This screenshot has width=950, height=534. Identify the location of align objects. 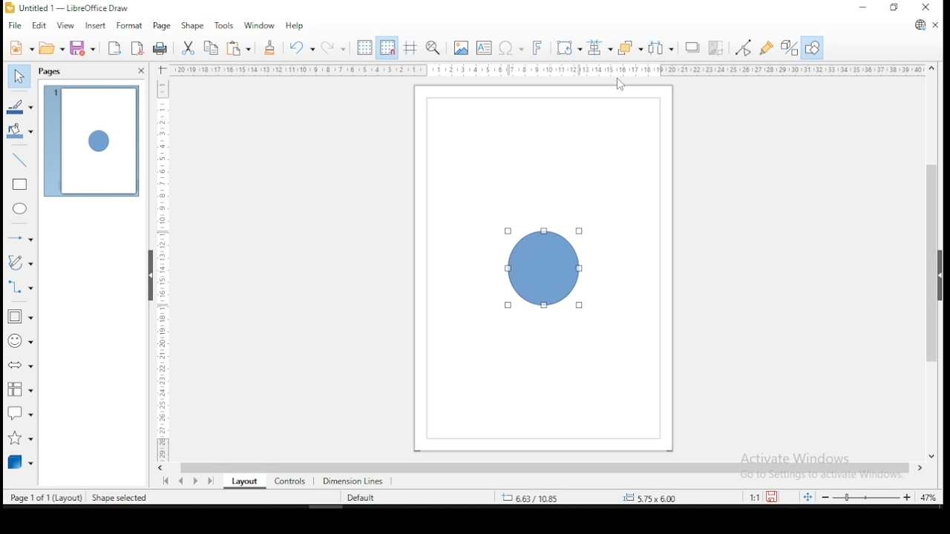
(598, 48).